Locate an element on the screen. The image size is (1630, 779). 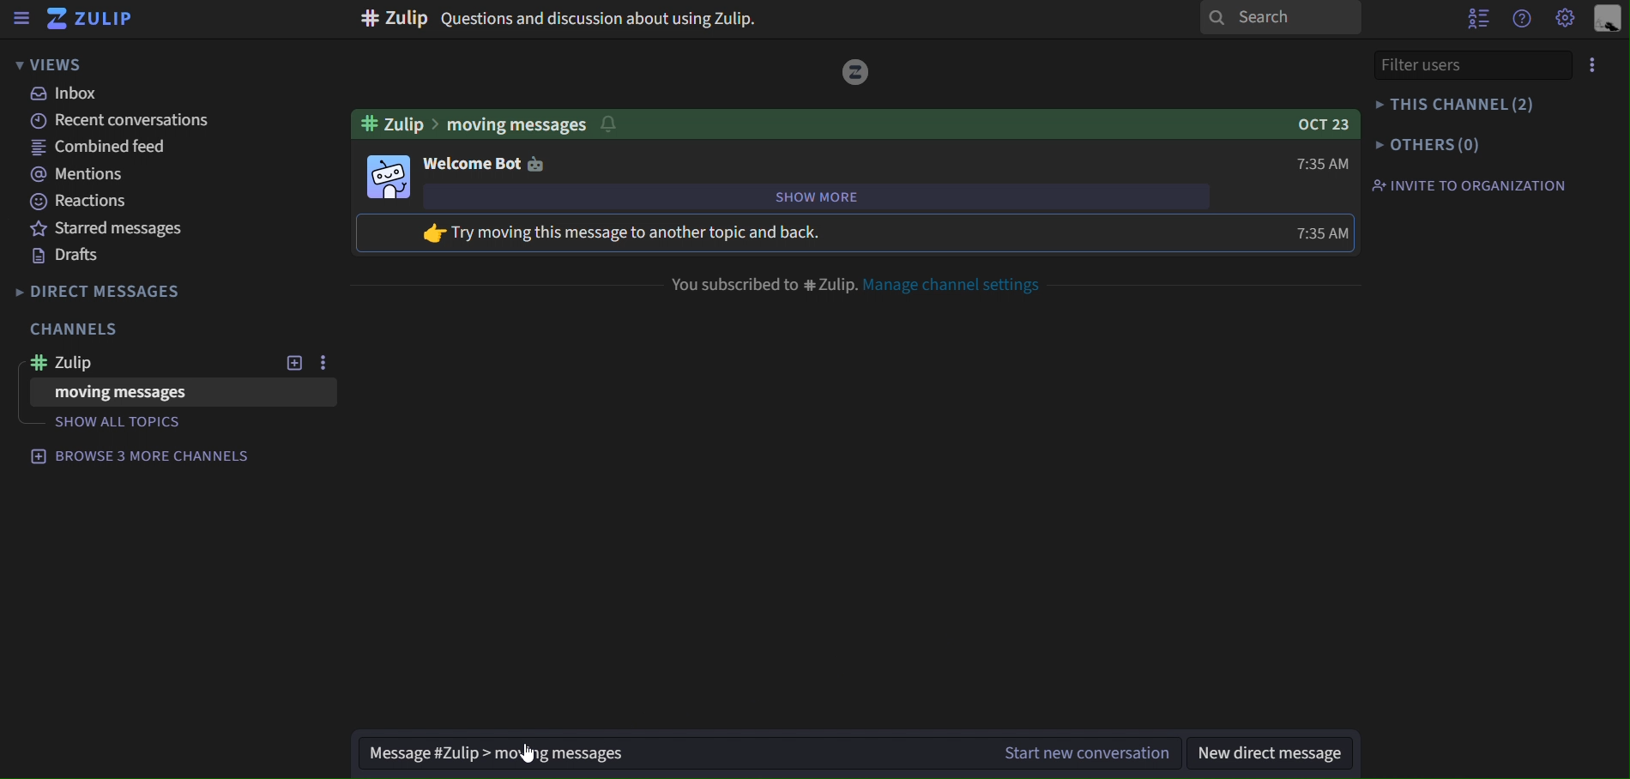
 is located at coordinates (857, 70).